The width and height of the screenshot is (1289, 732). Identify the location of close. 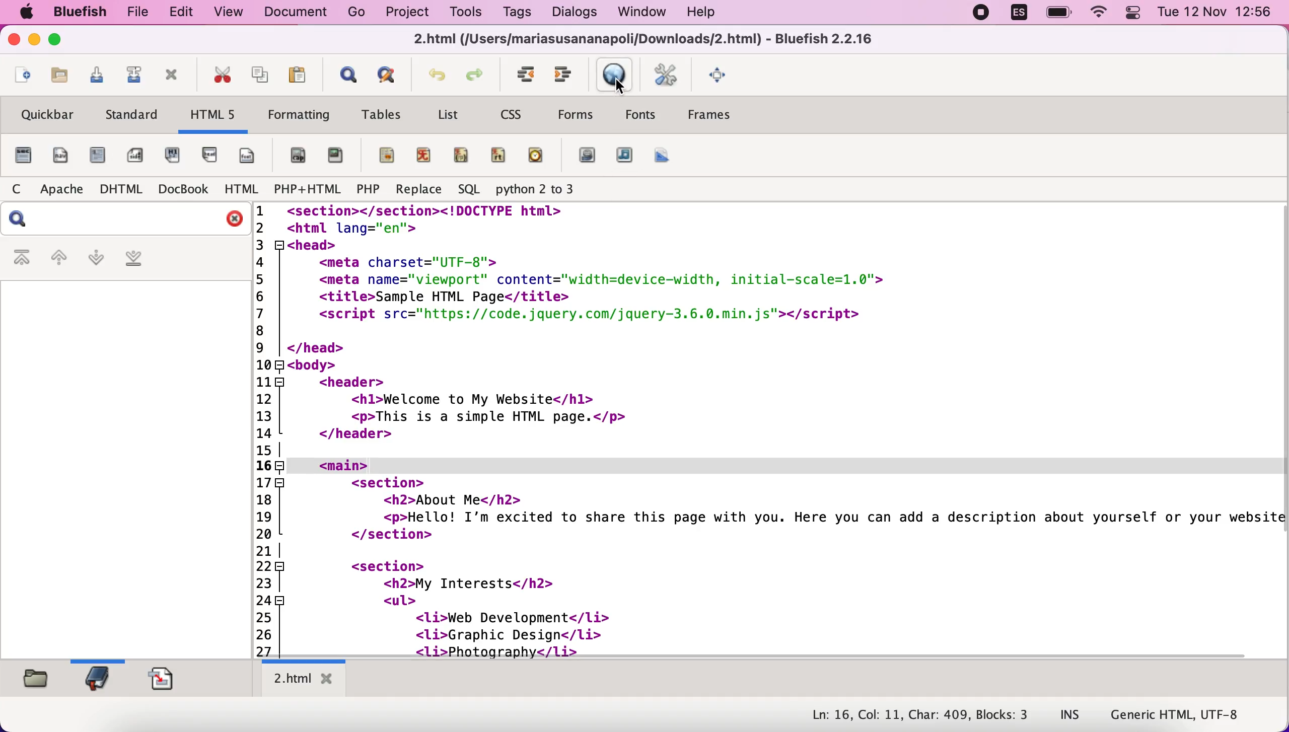
(13, 42).